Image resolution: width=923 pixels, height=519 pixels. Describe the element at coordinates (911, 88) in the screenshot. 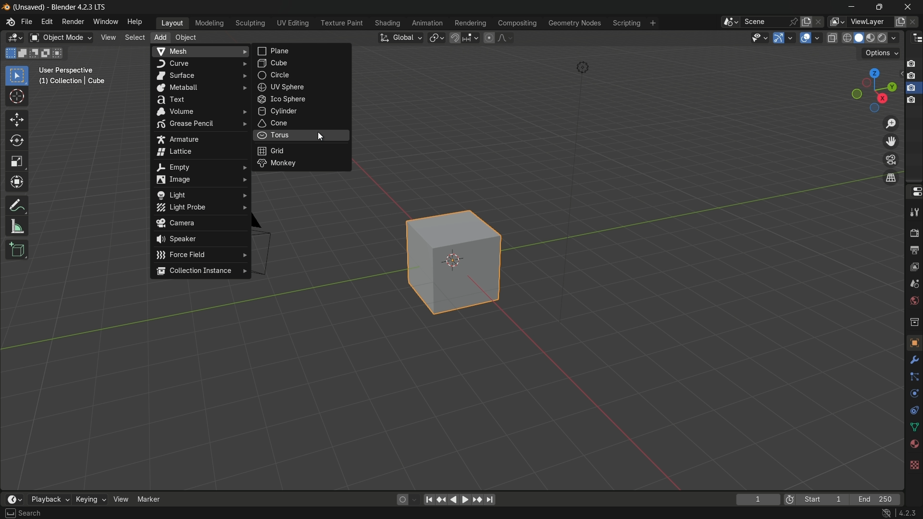

I see `layer 3` at that location.